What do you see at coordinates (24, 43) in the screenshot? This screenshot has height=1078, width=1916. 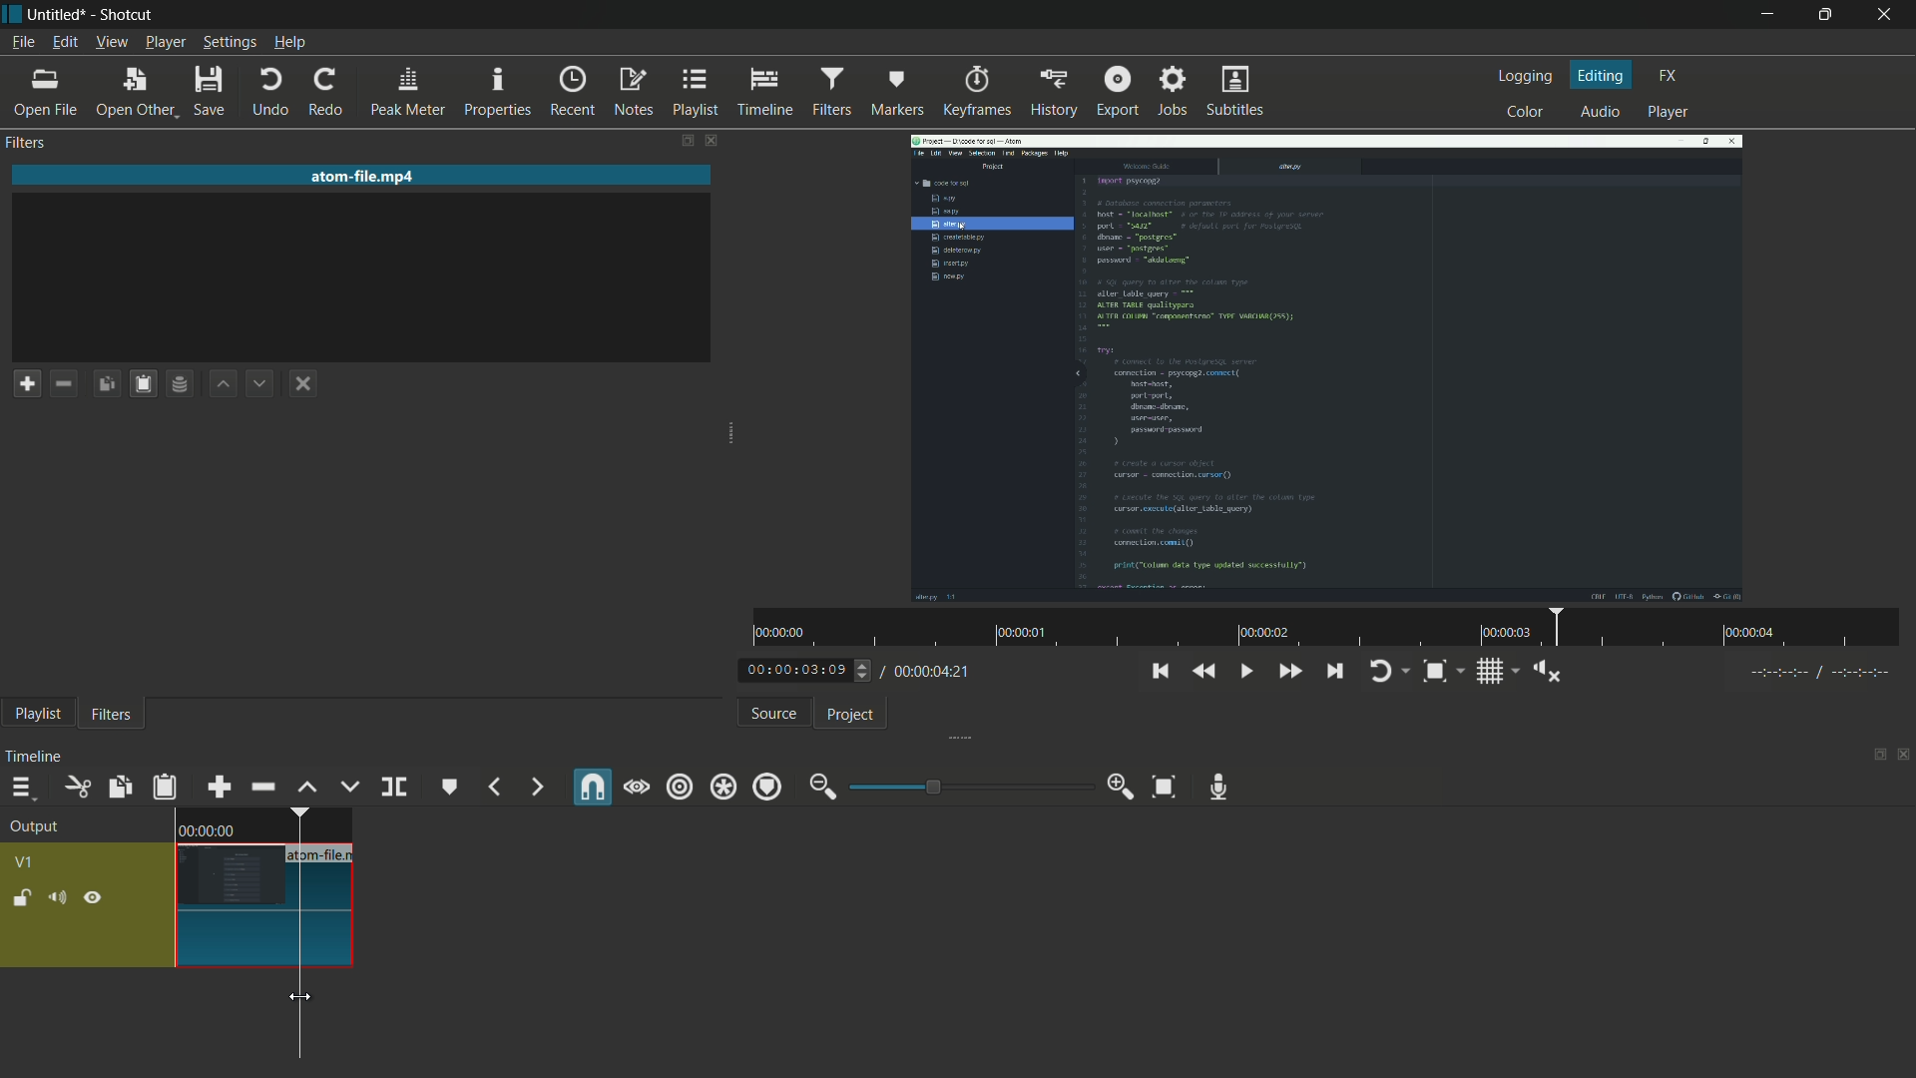 I see `file menu` at bounding box center [24, 43].